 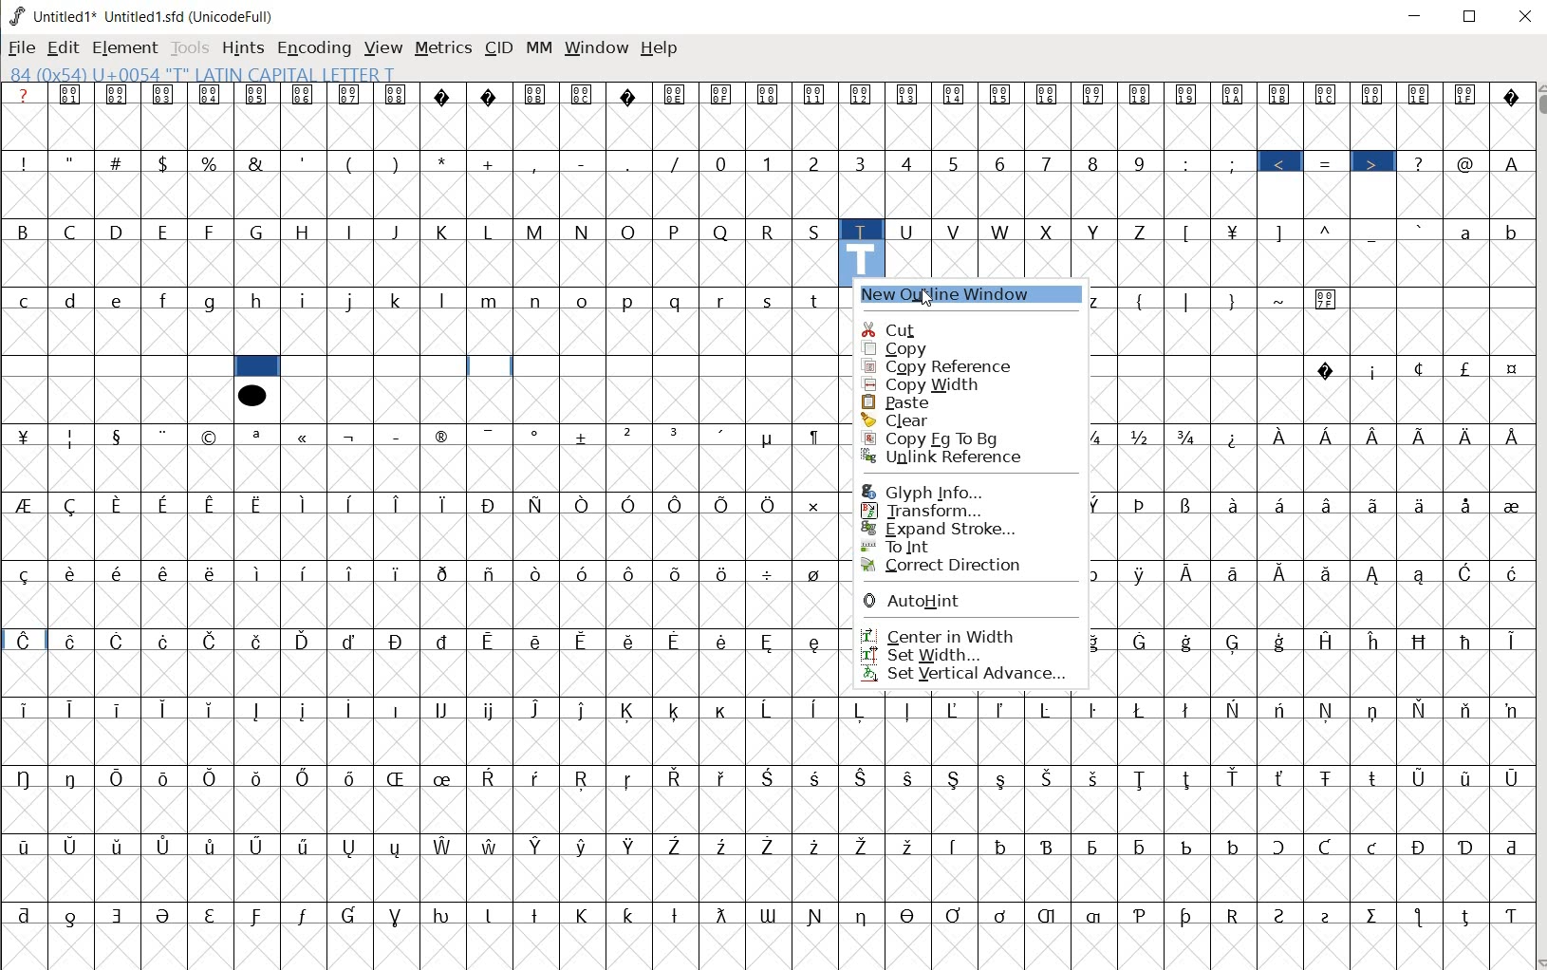 I want to click on Symbol, so click(x=306, y=96).